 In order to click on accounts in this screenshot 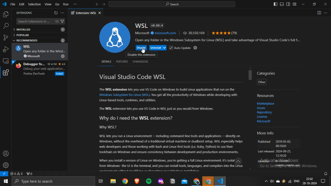, I will do `click(6, 153)`.